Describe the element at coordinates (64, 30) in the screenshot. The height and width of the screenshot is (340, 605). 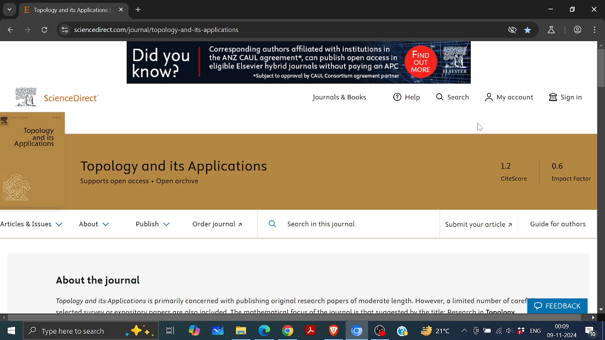
I see `Site information` at that location.